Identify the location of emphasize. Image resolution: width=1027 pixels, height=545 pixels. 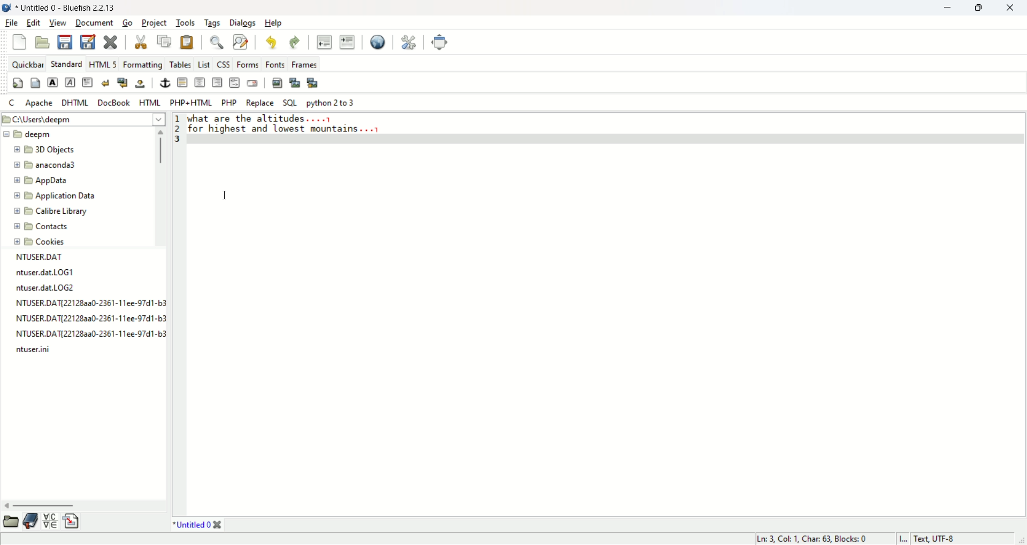
(69, 83).